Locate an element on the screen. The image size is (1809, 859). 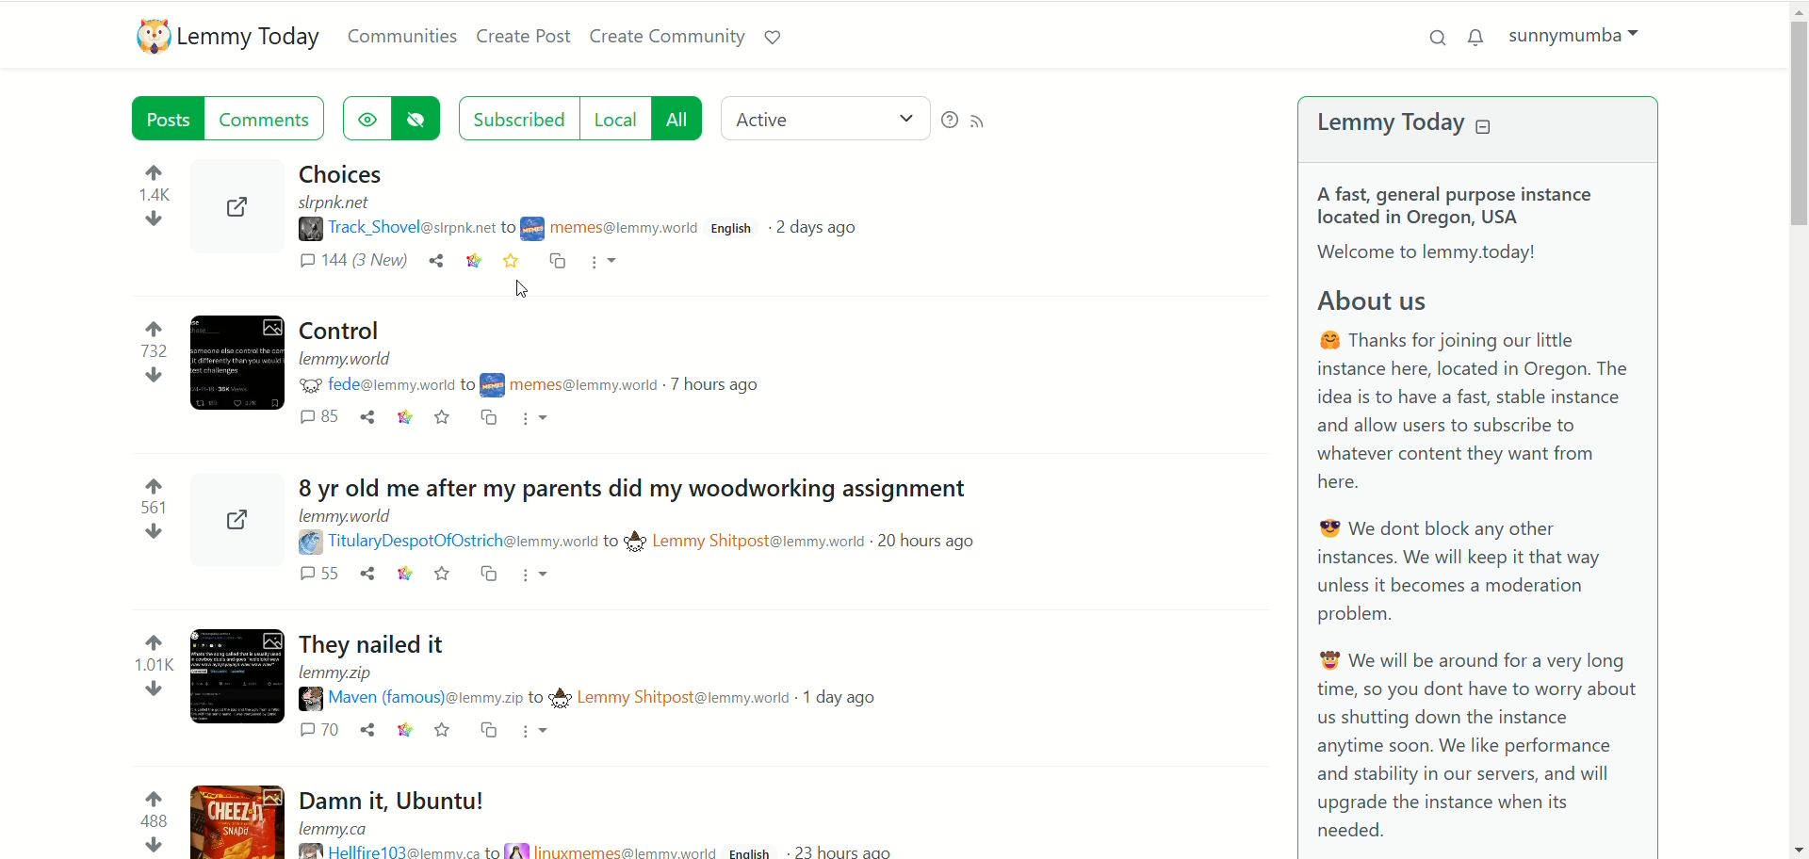
7 hours ago (post date) is located at coordinates (720, 388).